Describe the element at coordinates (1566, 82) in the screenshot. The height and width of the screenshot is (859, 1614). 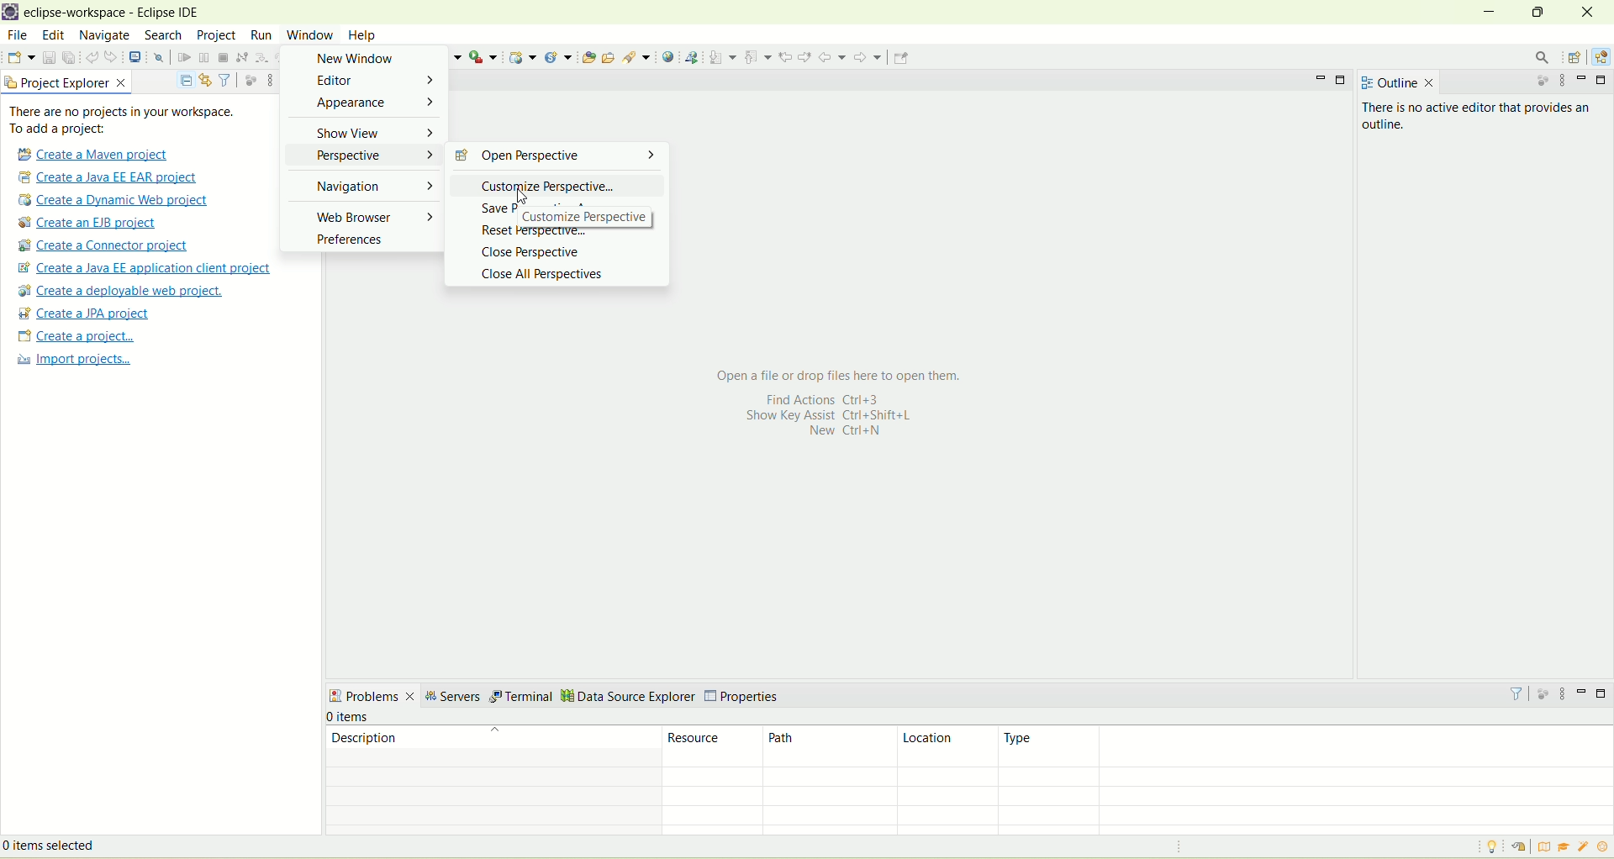
I see `view menu` at that location.